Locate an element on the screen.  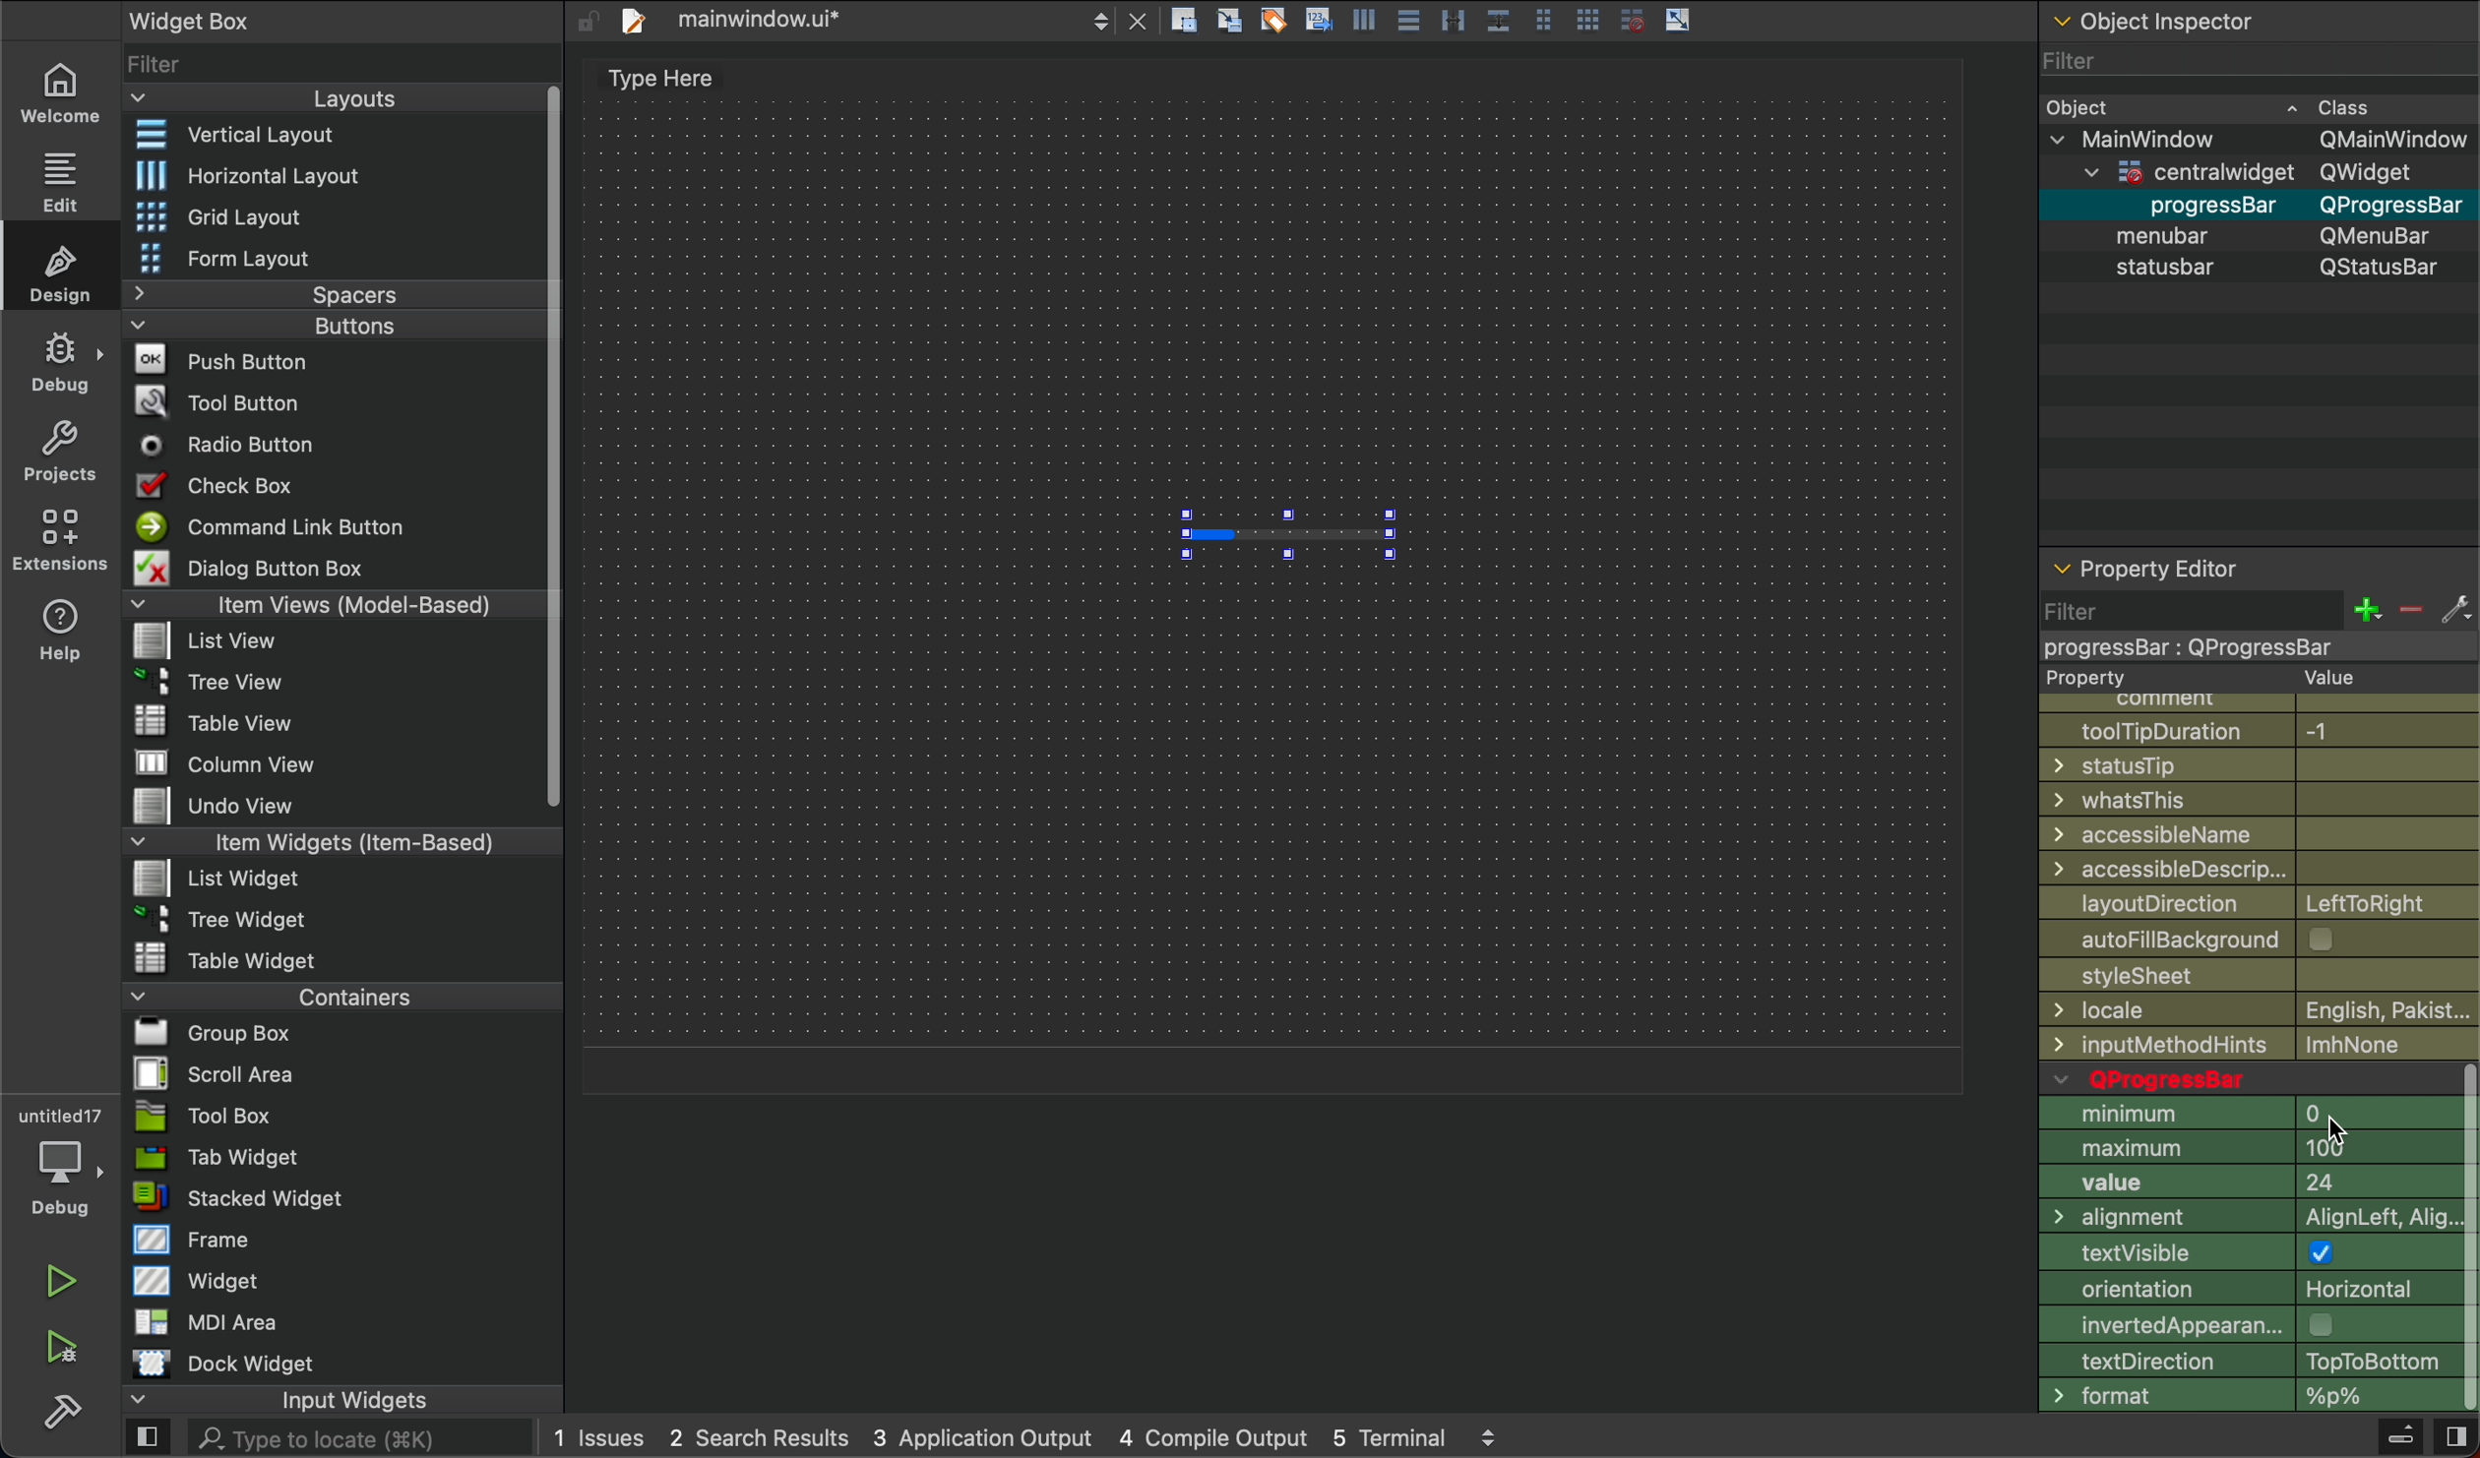
close sidebar is located at coordinates (2453, 1437).